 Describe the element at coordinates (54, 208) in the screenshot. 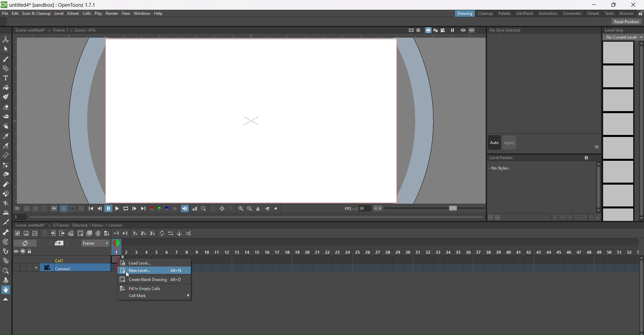

I see `tool` at that location.